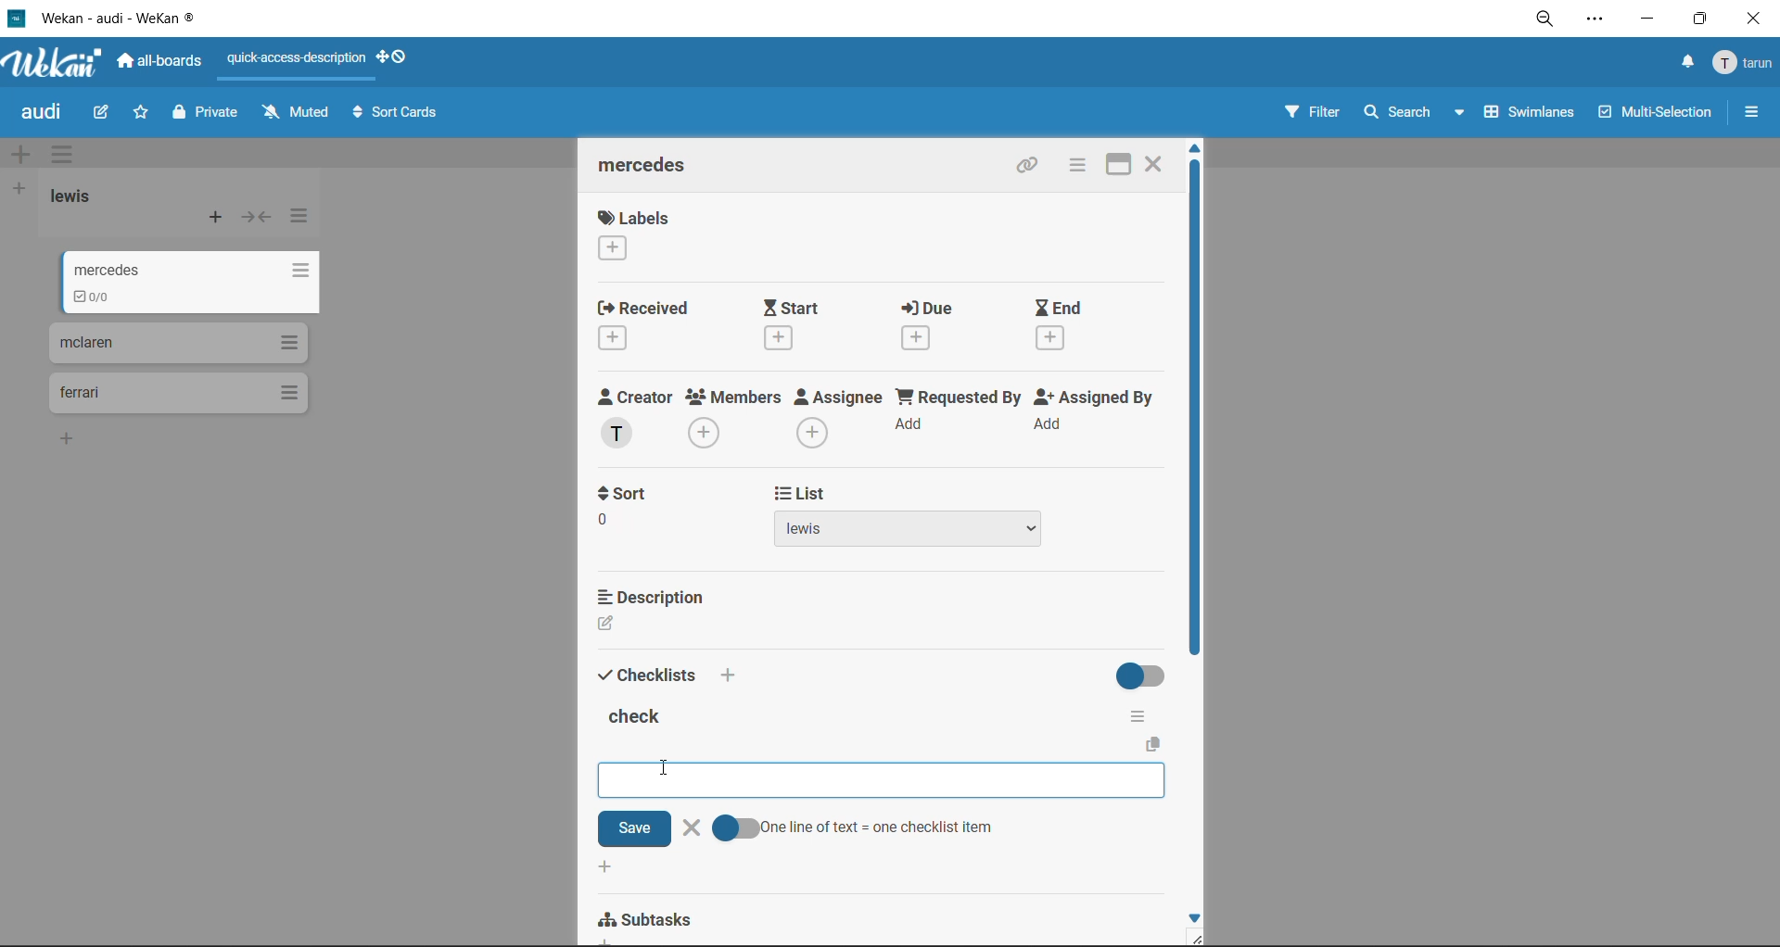 The height and width of the screenshot is (947, 1780). Describe the element at coordinates (663, 768) in the screenshot. I see `cursor` at that location.